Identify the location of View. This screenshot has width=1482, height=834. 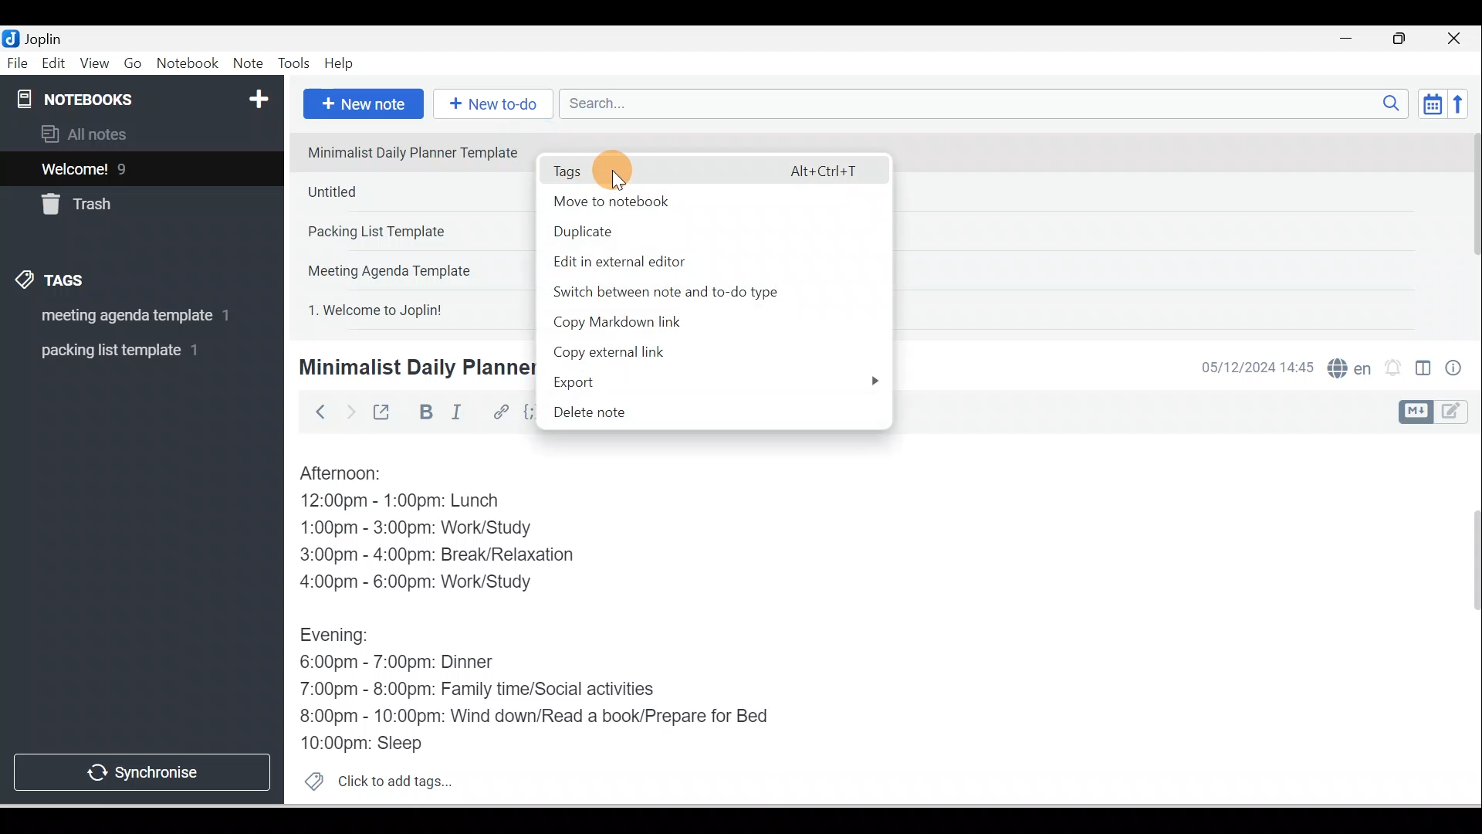
(94, 64).